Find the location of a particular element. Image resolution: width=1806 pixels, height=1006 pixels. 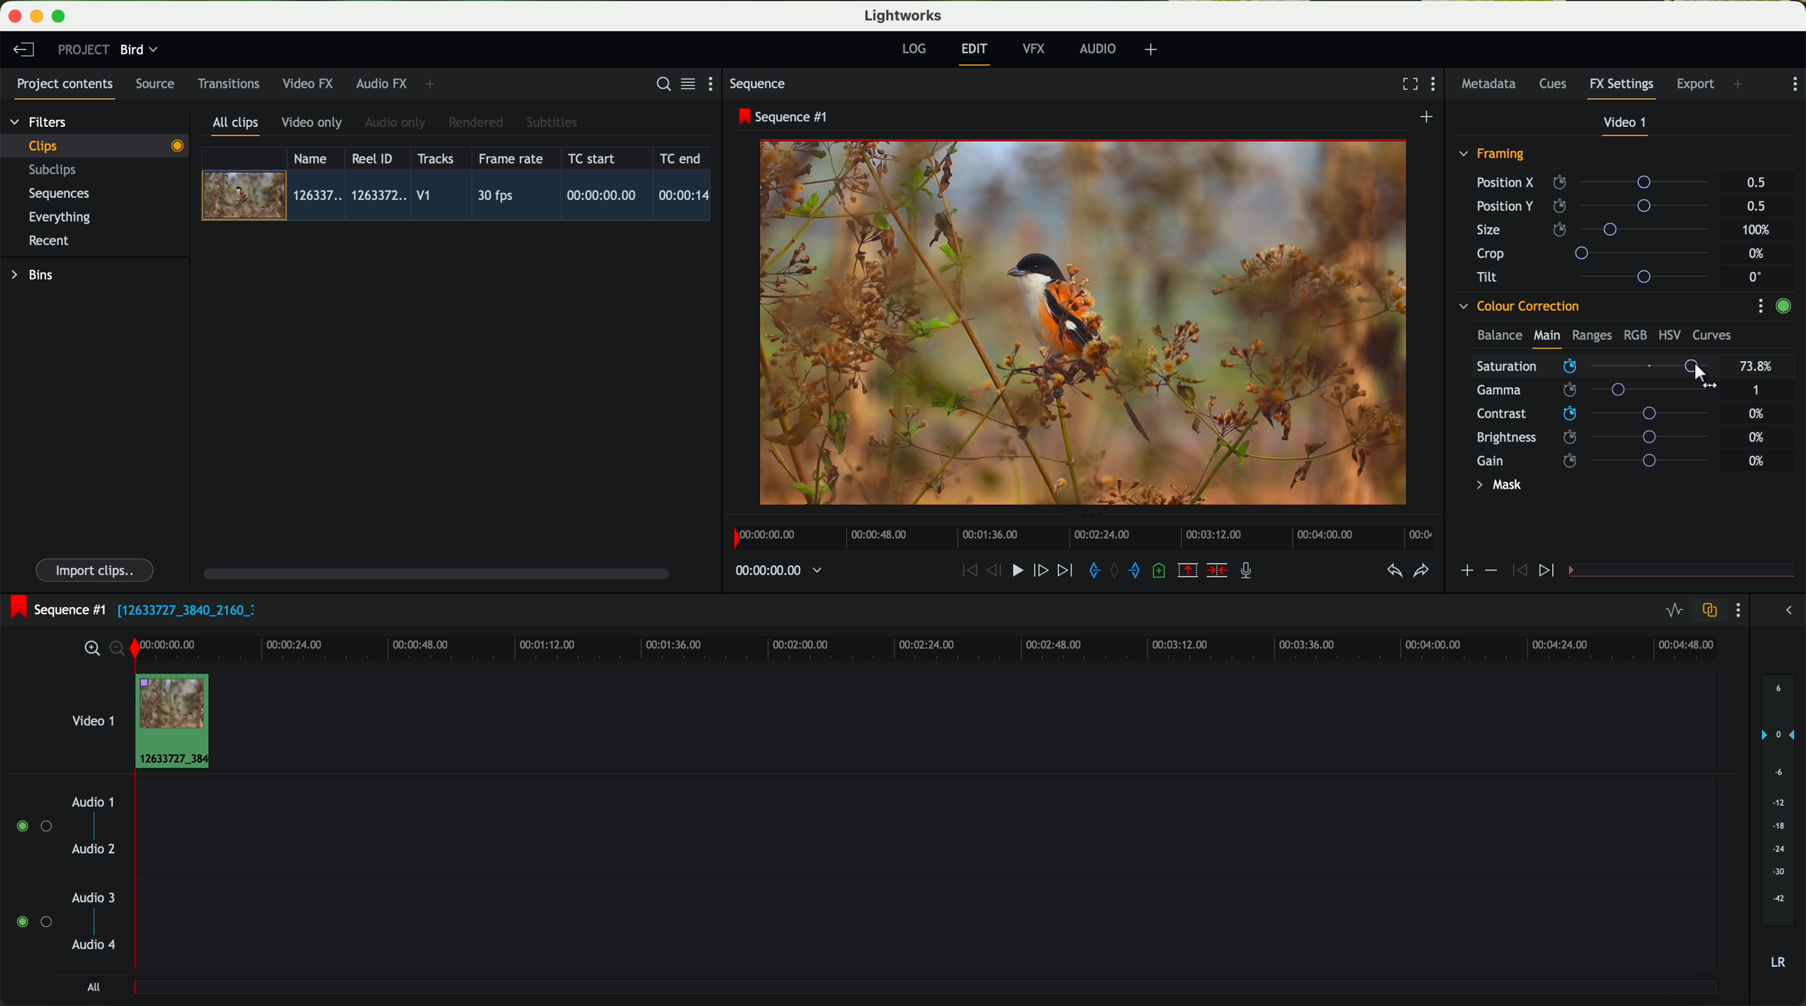

tilt is located at coordinates (1599, 276).